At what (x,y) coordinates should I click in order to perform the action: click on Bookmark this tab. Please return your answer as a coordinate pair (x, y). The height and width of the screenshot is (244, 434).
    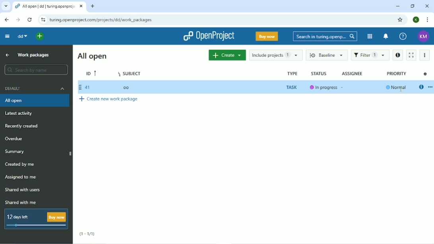
    Looking at the image, I should click on (400, 20).